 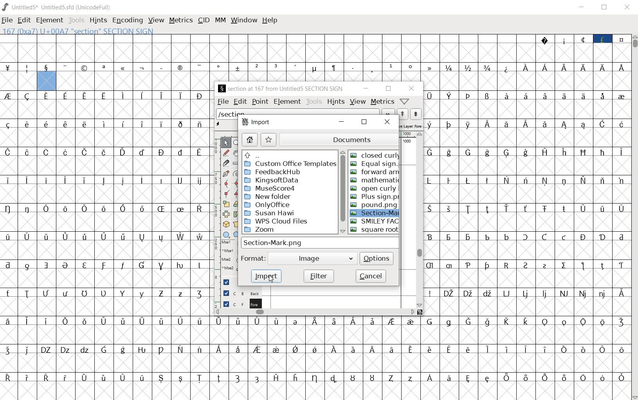 I want to click on MAGNIFY, so click(x=237, y=142).